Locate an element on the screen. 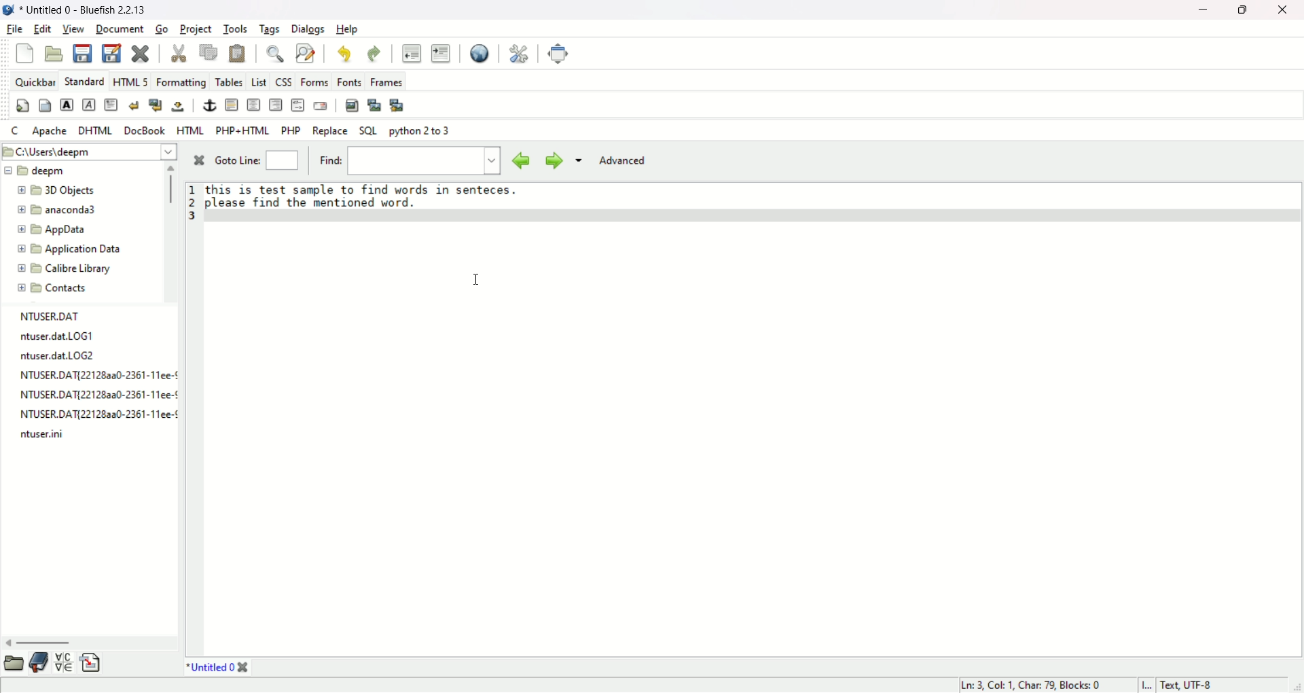 The image size is (1304, 693). insert thumbnail is located at coordinates (375, 103).